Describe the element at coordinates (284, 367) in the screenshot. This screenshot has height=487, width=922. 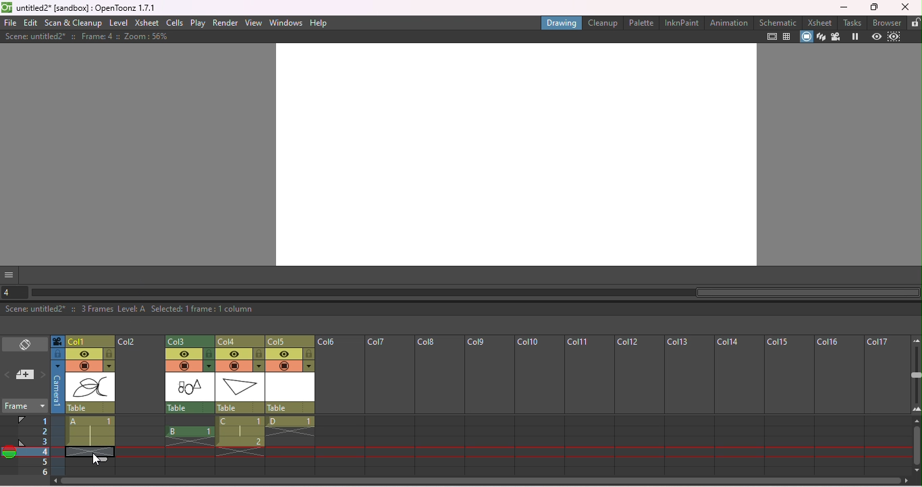
I see `camera stand visibility toggle` at that location.